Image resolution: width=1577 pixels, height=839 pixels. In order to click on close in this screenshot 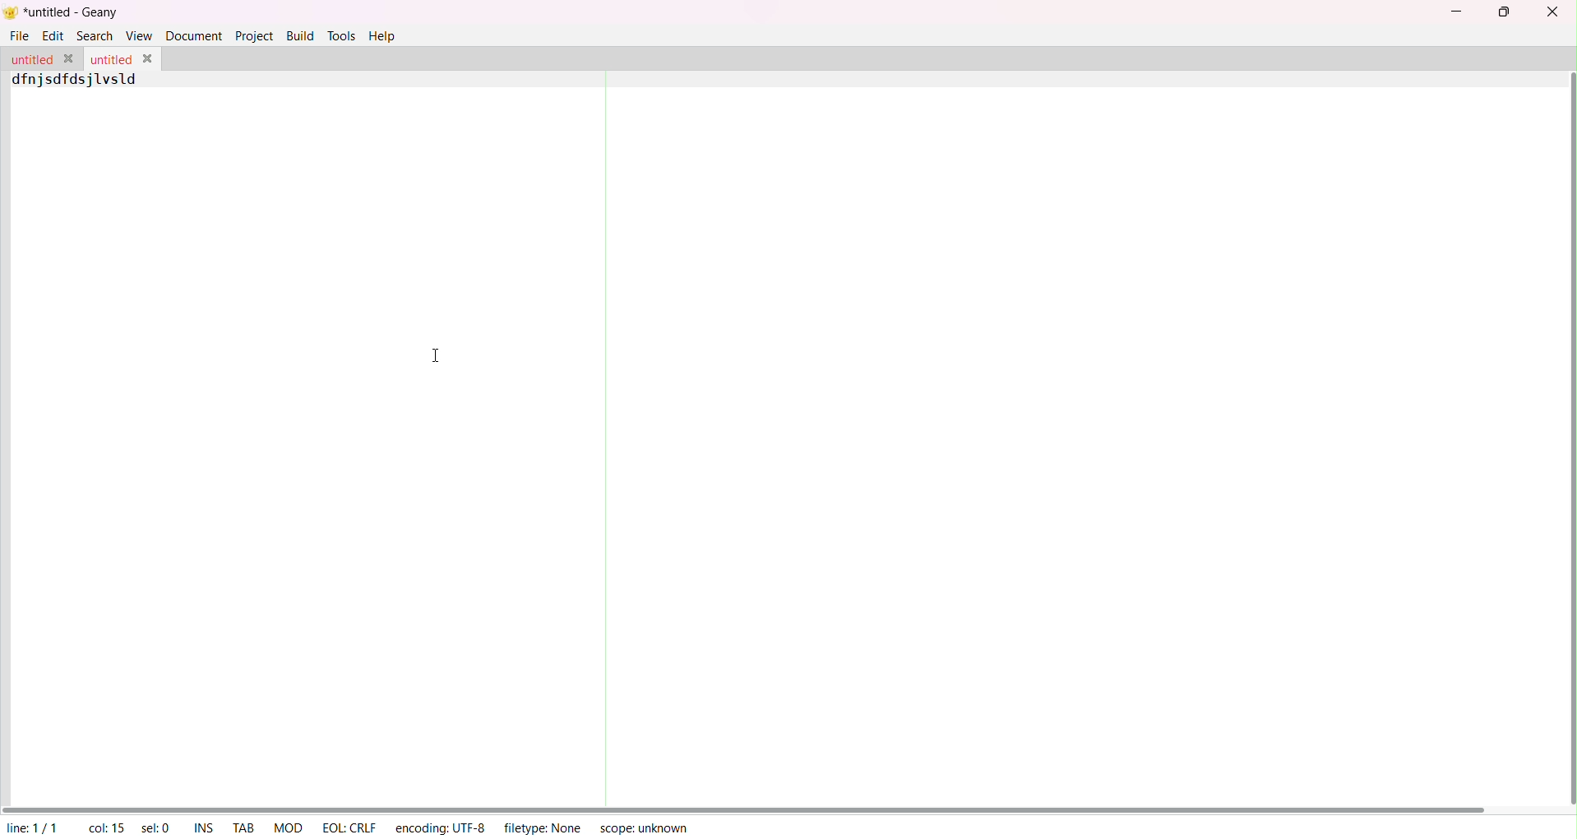, I will do `click(1552, 12)`.